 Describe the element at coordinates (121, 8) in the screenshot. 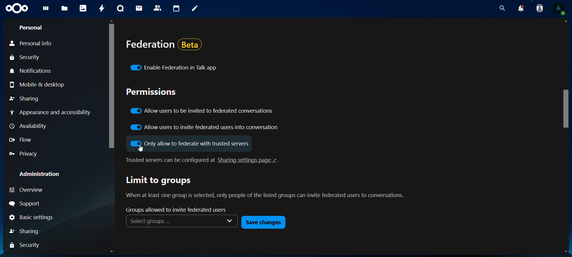

I see `talk` at that location.